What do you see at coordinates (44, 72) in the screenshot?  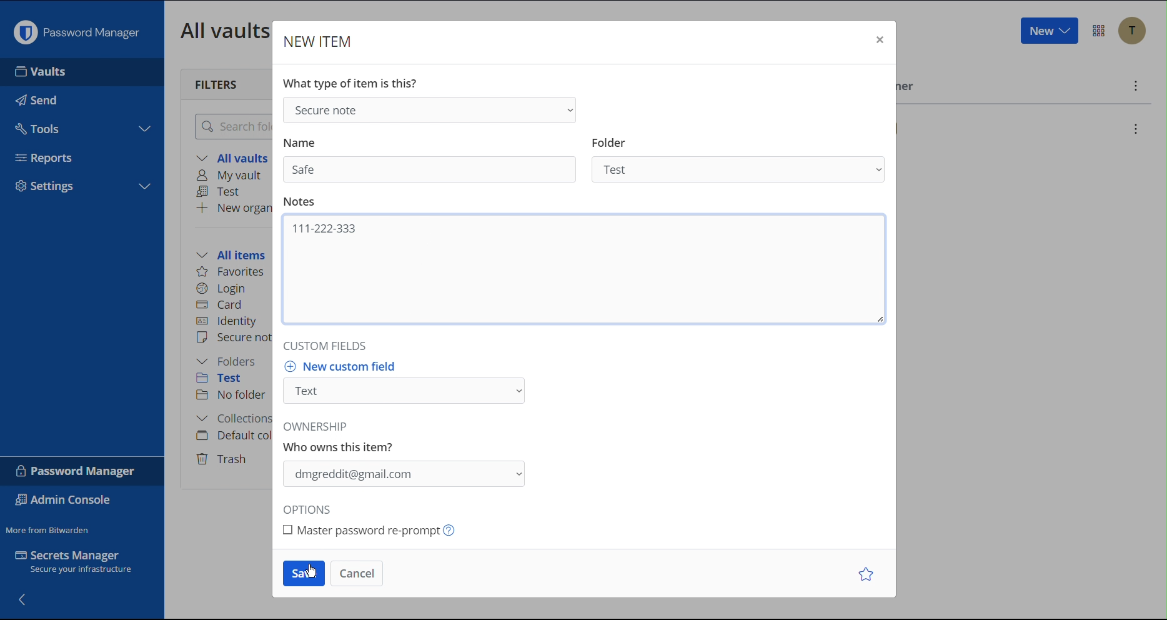 I see `Vaults` at bounding box center [44, 72].